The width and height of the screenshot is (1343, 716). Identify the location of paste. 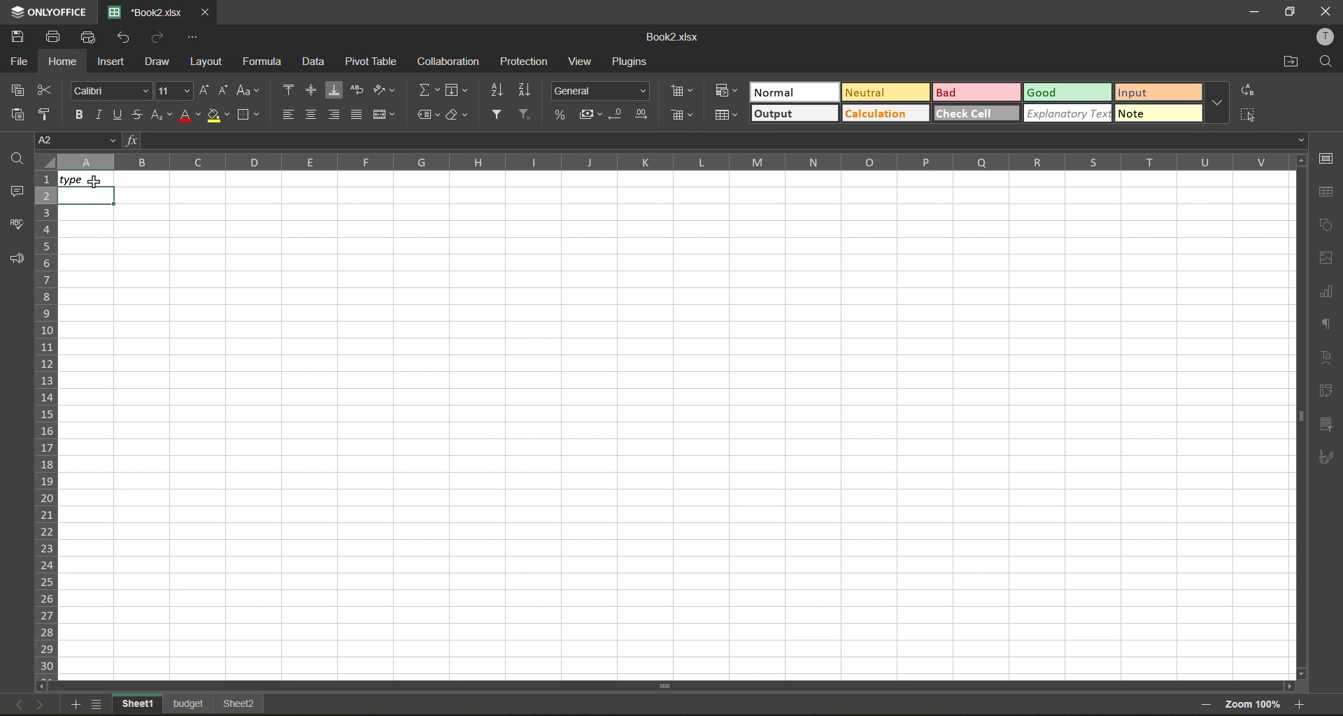
(22, 113).